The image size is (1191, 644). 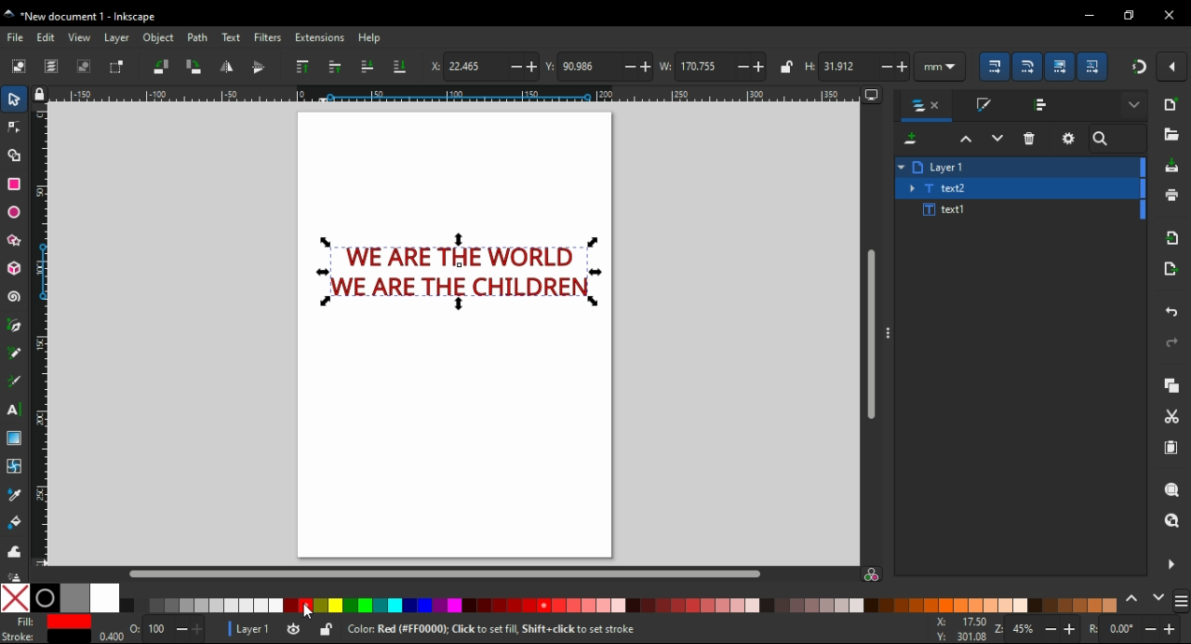 I want to click on layer, so click(x=949, y=167).